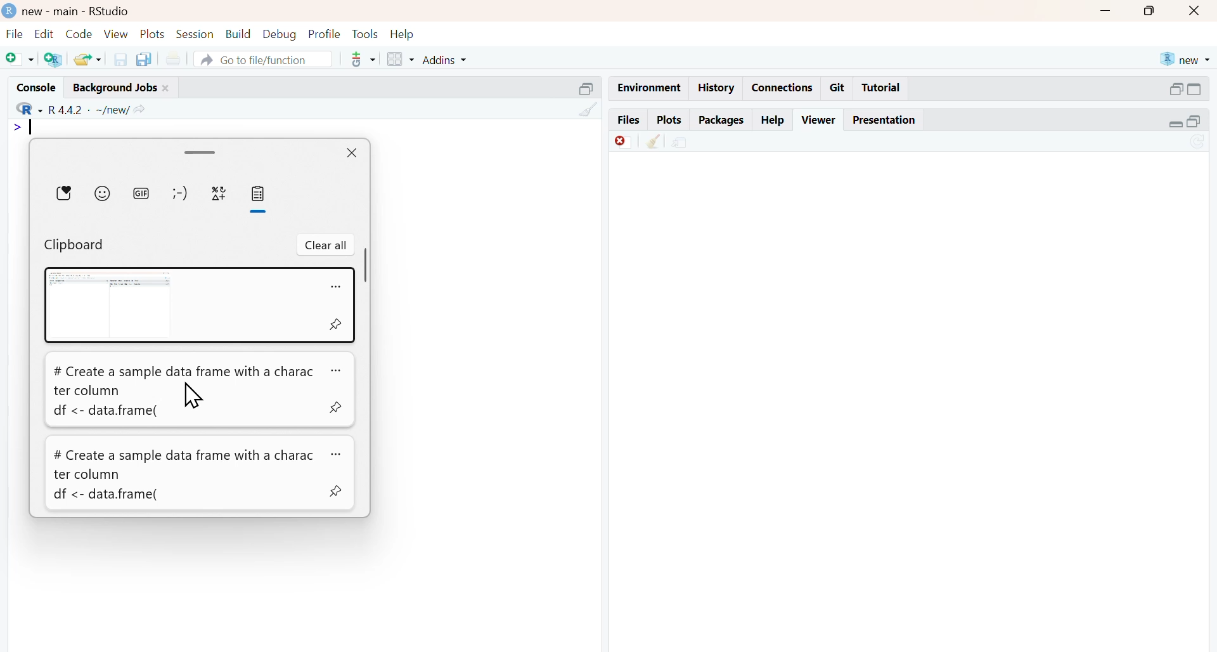 The height and width of the screenshot is (652, 1217). Describe the element at coordinates (723, 121) in the screenshot. I see `packages` at that location.